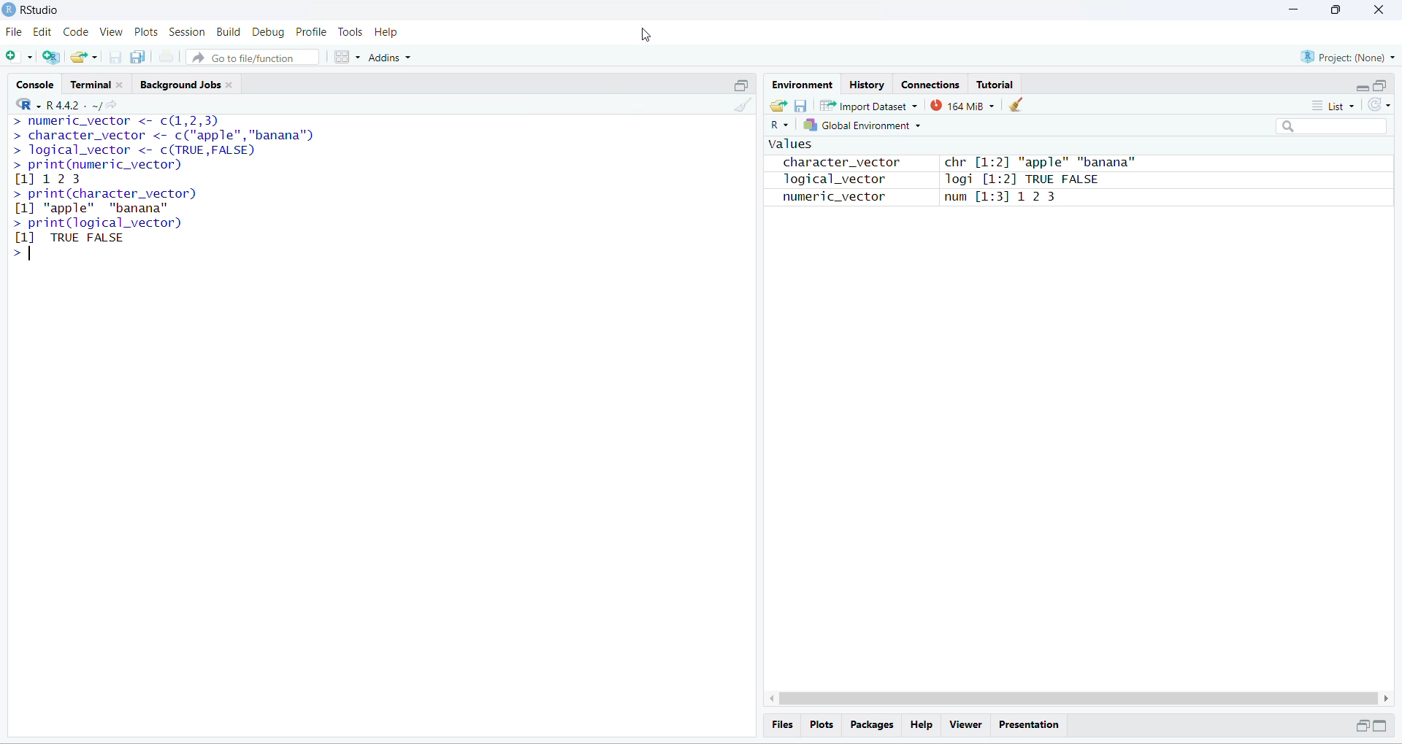 This screenshot has width=1402, height=744. Describe the element at coordinates (1018, 104) in the screenshot. I see `clear` at that location.